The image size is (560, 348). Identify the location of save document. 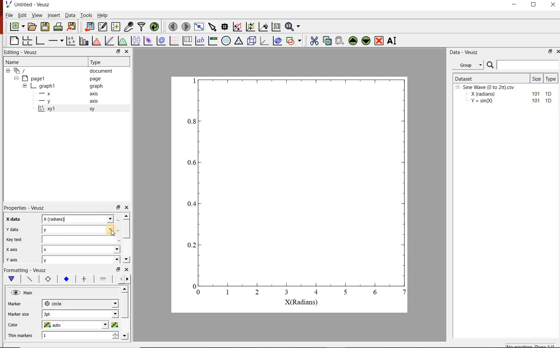
(45, 27).